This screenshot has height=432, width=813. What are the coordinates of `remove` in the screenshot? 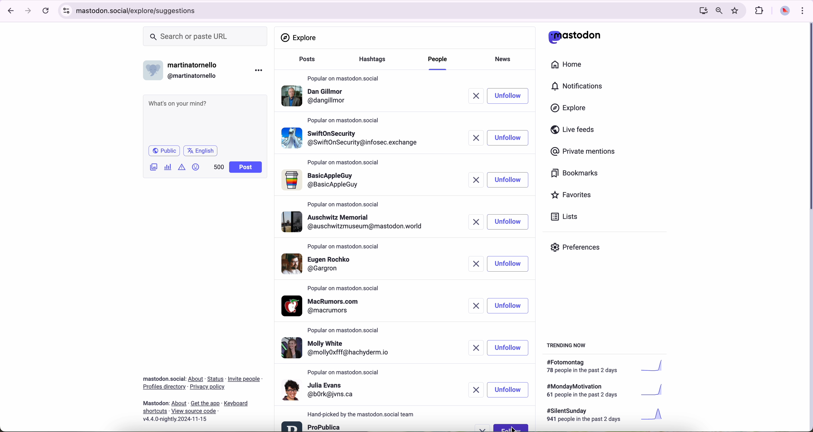 It's located at (477, 137).